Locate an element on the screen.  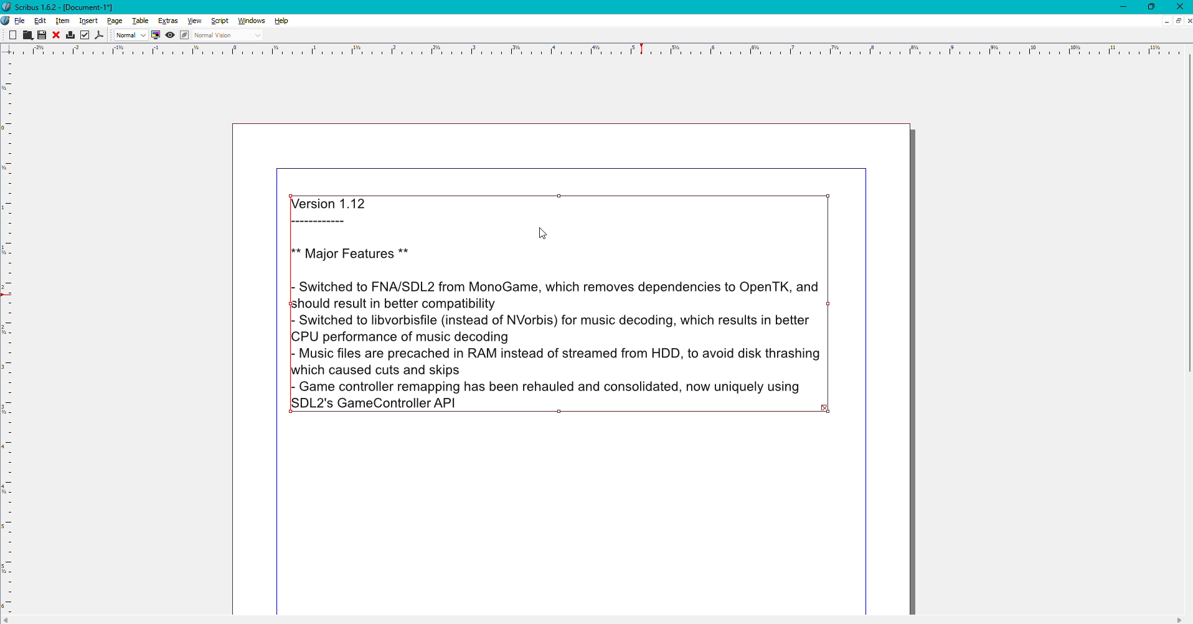
scroll bar is located at coordinates (1188, 216).